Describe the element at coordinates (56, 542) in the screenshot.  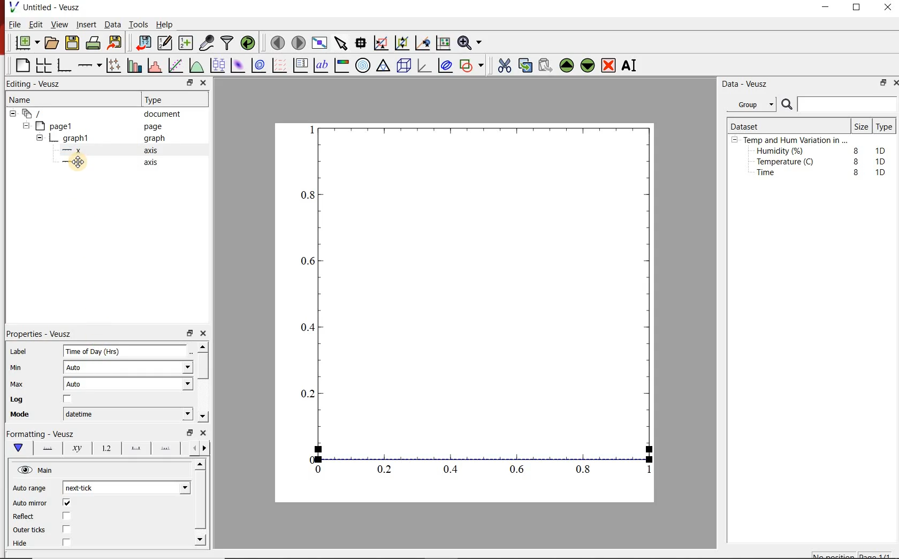
I see `Hide` at that location.